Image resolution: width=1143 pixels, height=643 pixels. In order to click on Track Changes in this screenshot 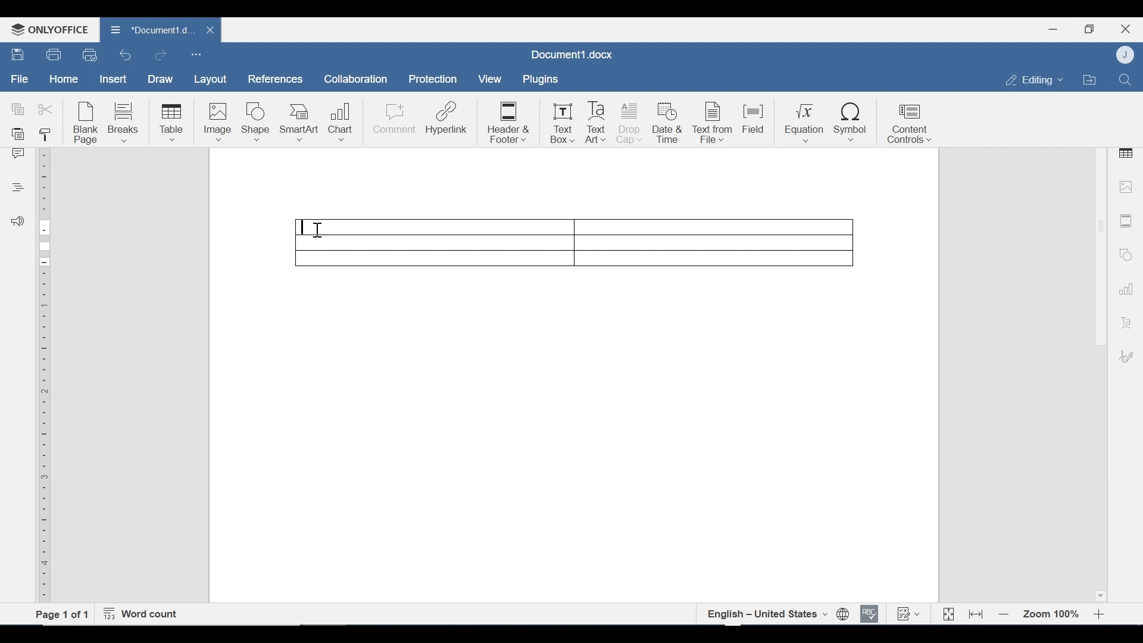, I will do `click(908, 613)`.